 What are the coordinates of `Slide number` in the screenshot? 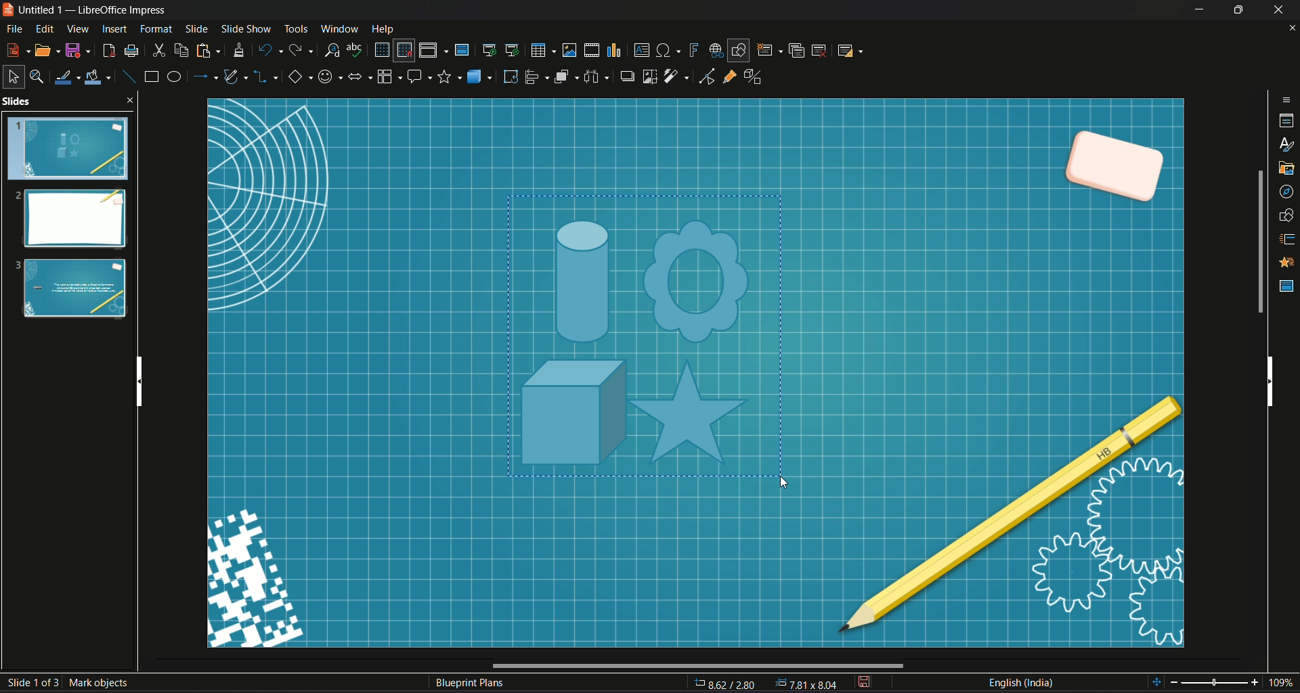 It's located at (72, 680).